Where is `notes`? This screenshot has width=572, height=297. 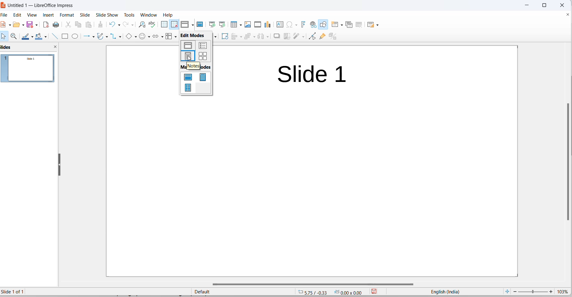 notes is located at coordinates (187, 56).